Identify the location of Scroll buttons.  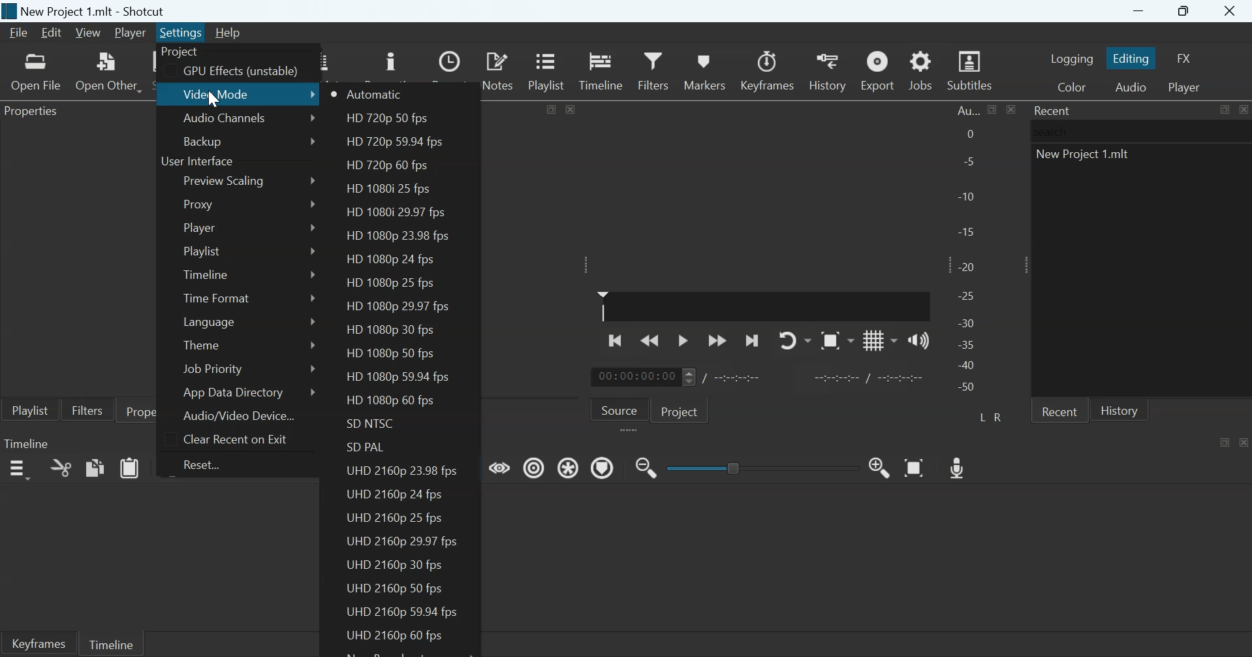
(688, 377).